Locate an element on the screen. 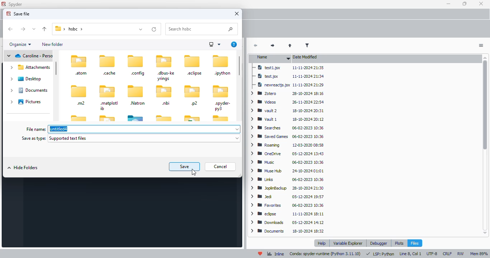  oneDrive is located at coordinates (265, 153).